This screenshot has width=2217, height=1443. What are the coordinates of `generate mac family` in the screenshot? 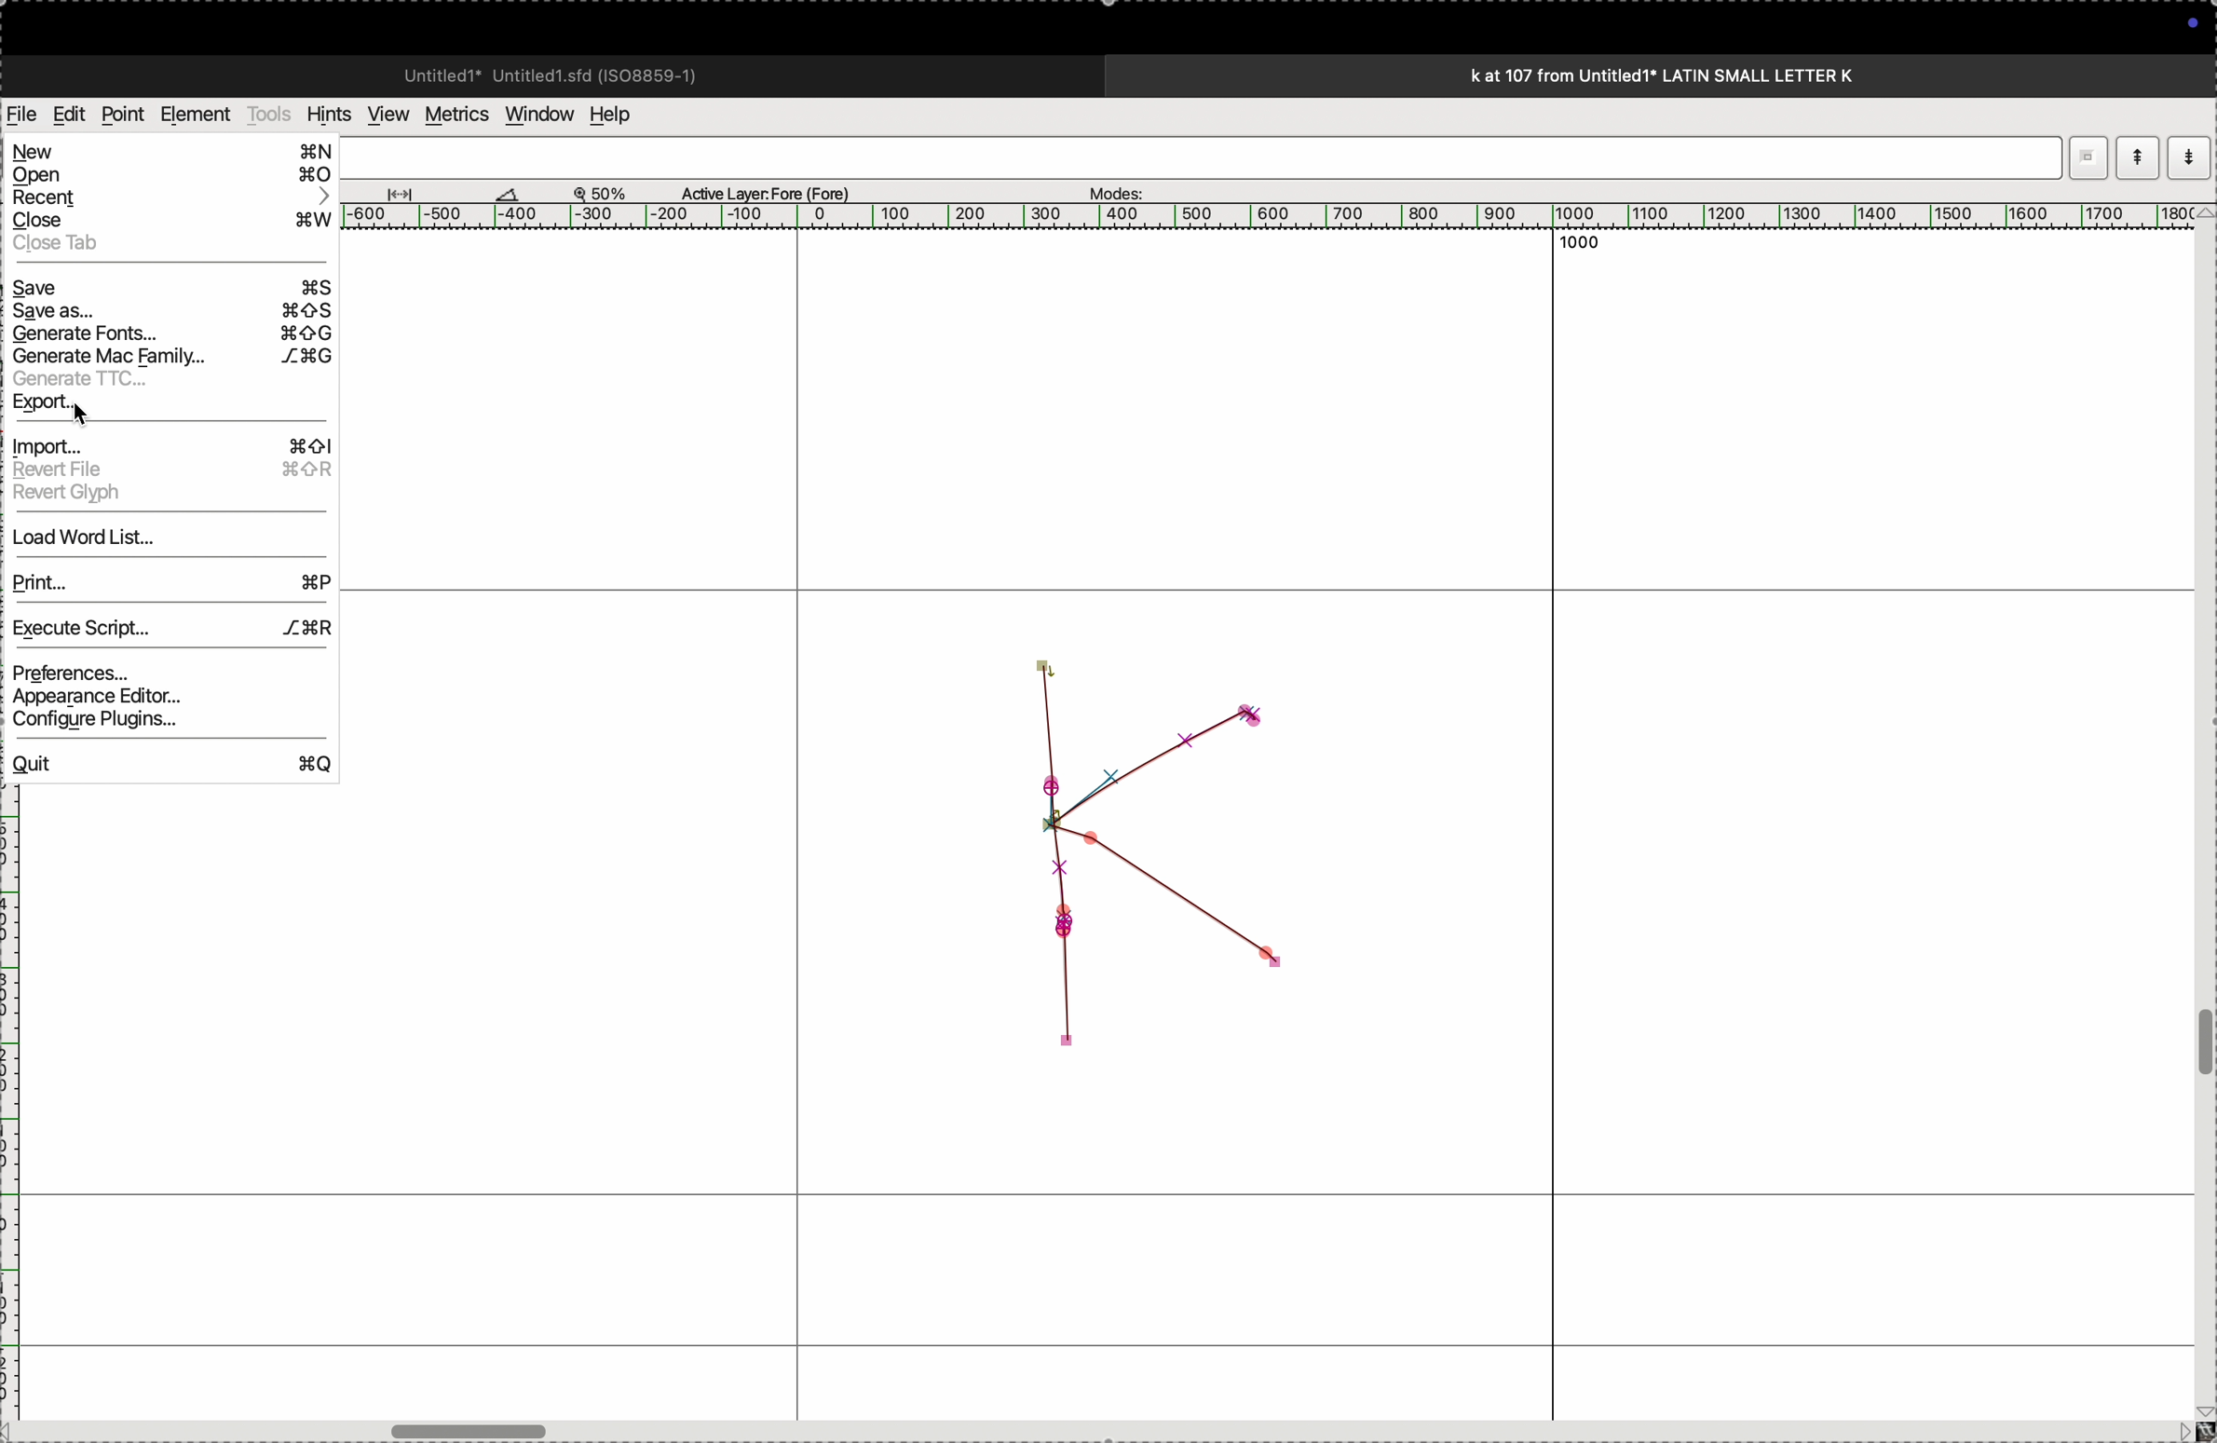 It's located at (170, 359).